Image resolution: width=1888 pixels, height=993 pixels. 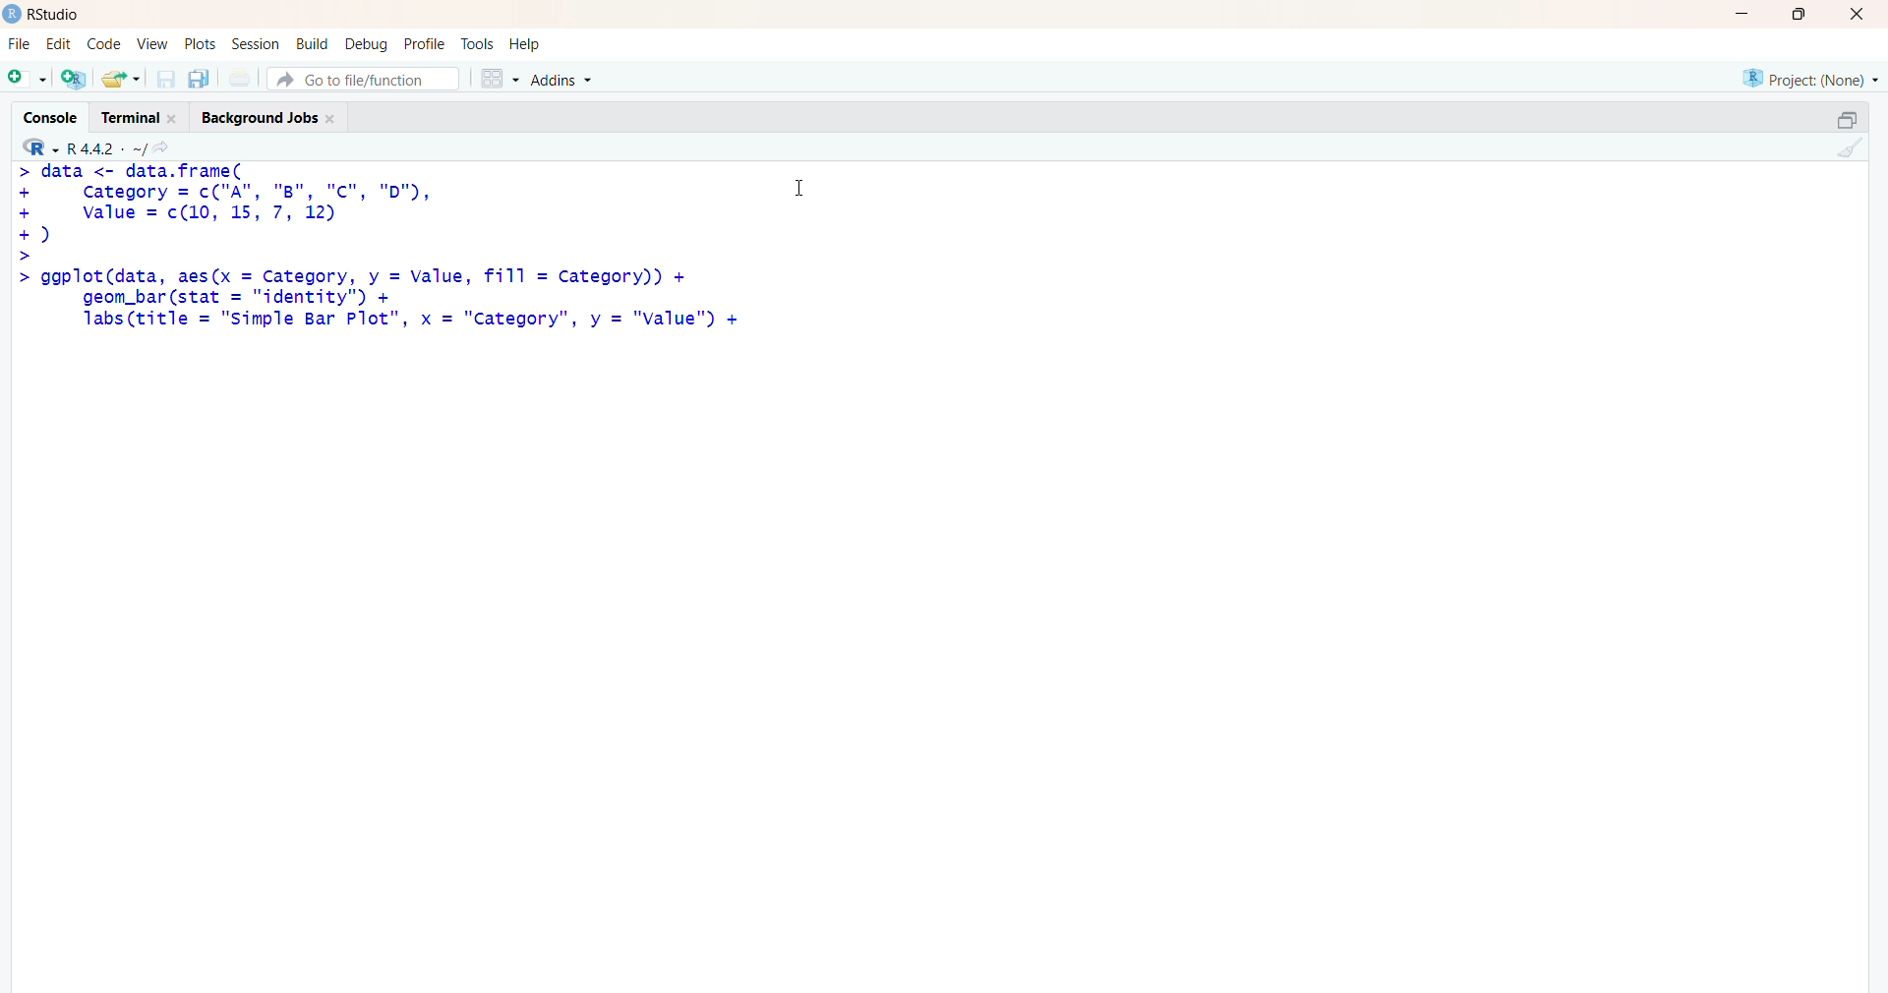 I want to click on open an existing file, so click(x=120, y=78).